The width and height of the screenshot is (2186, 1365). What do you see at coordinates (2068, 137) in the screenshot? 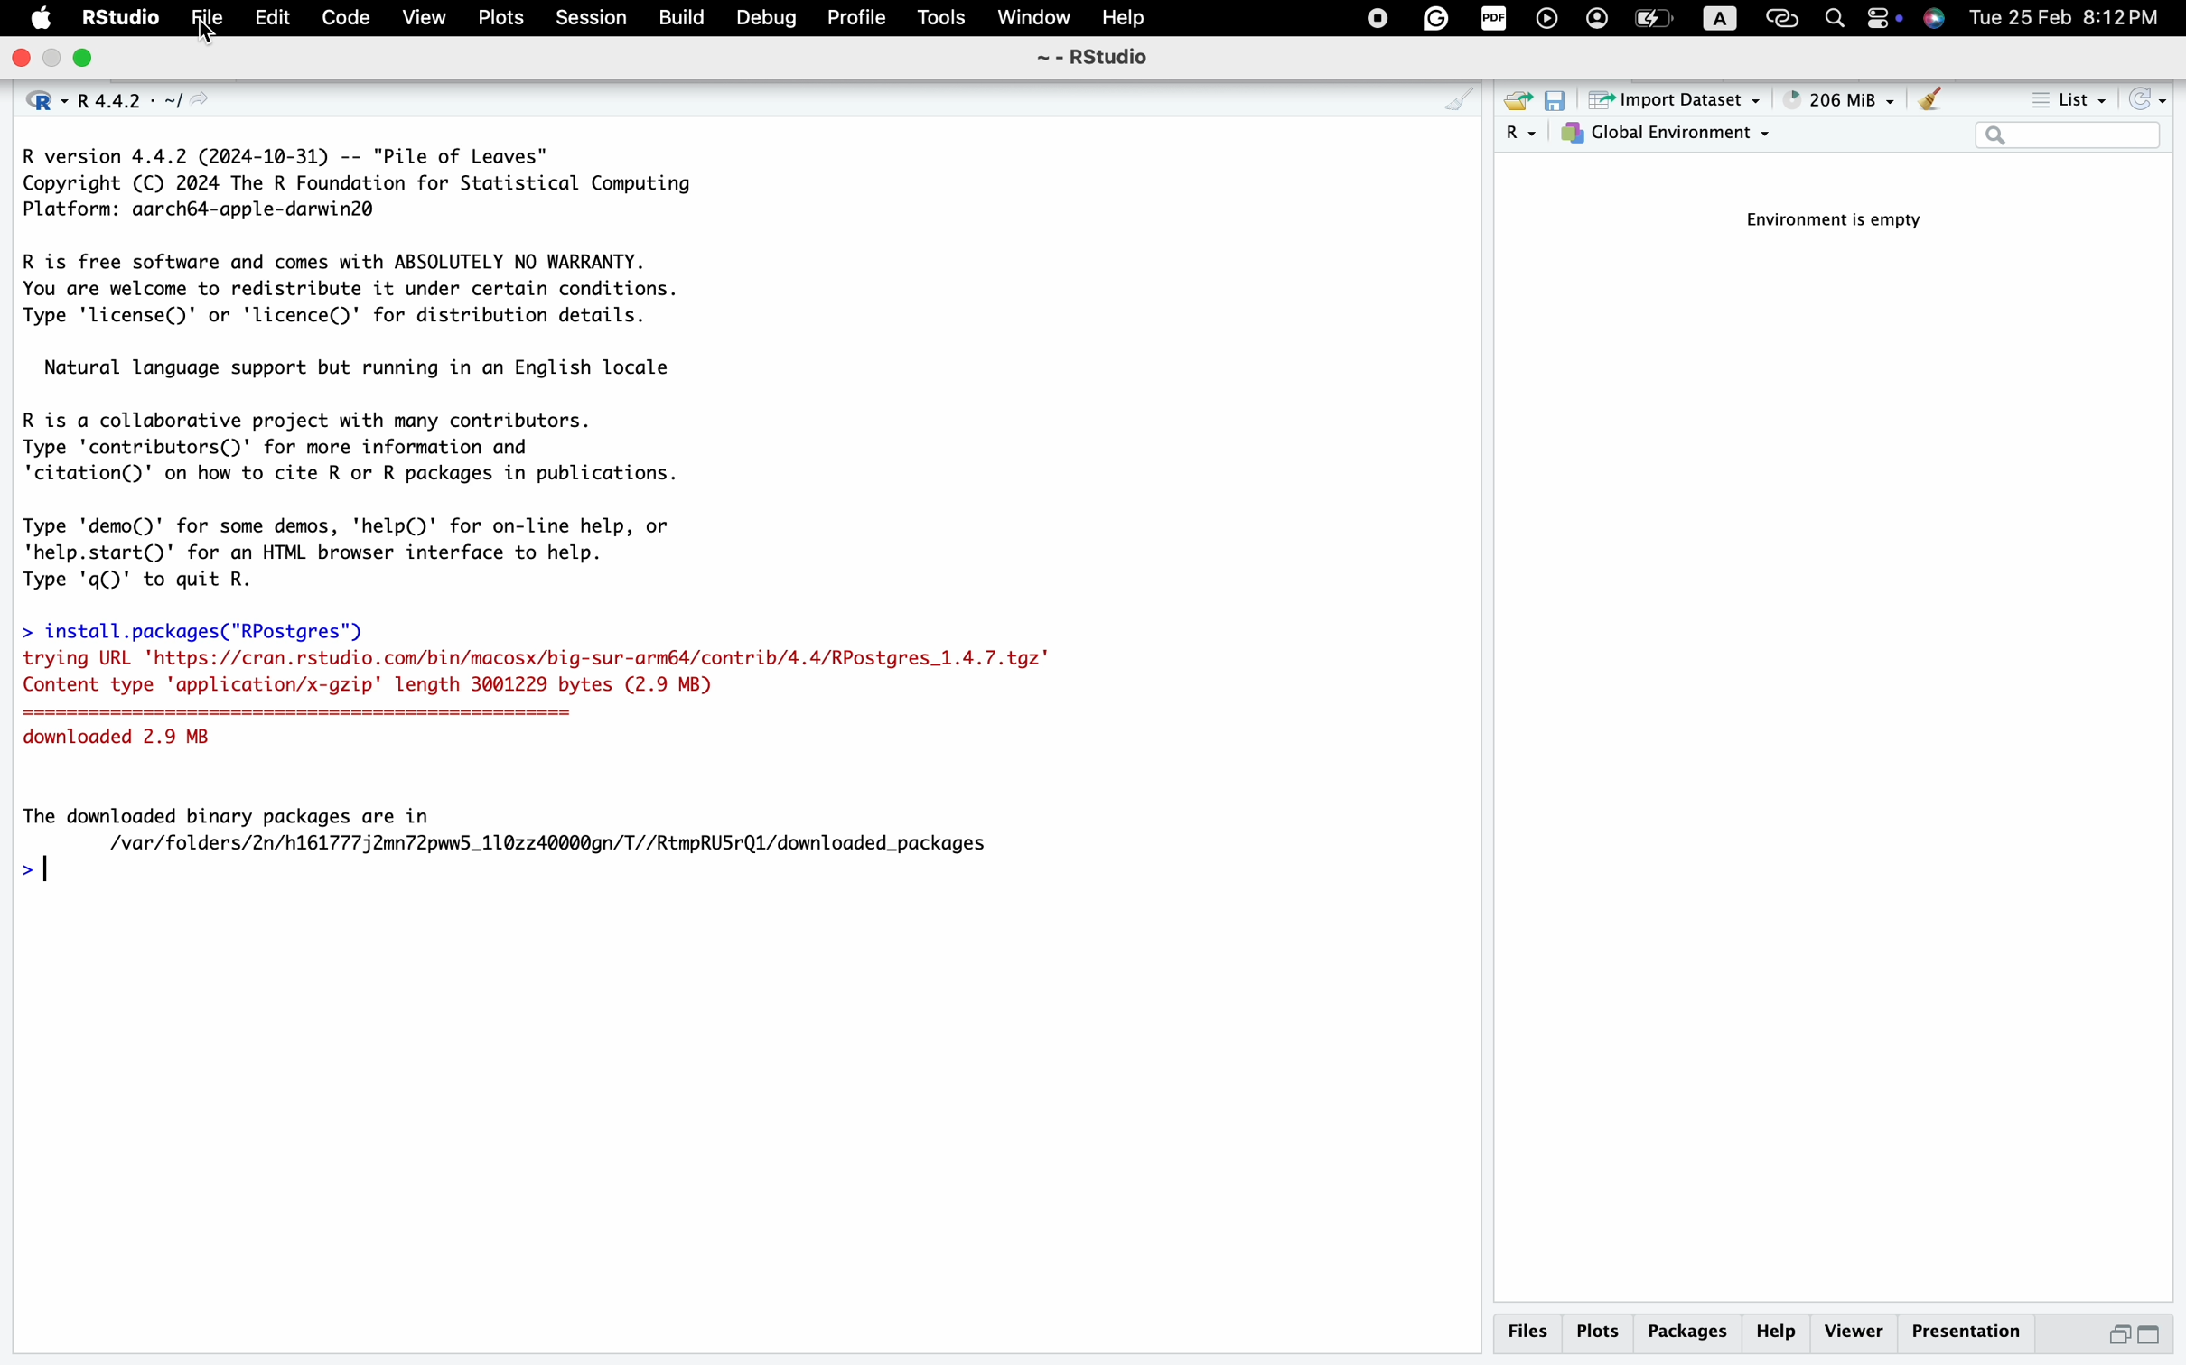
I see `search field` at bounding box center [2068, 137].